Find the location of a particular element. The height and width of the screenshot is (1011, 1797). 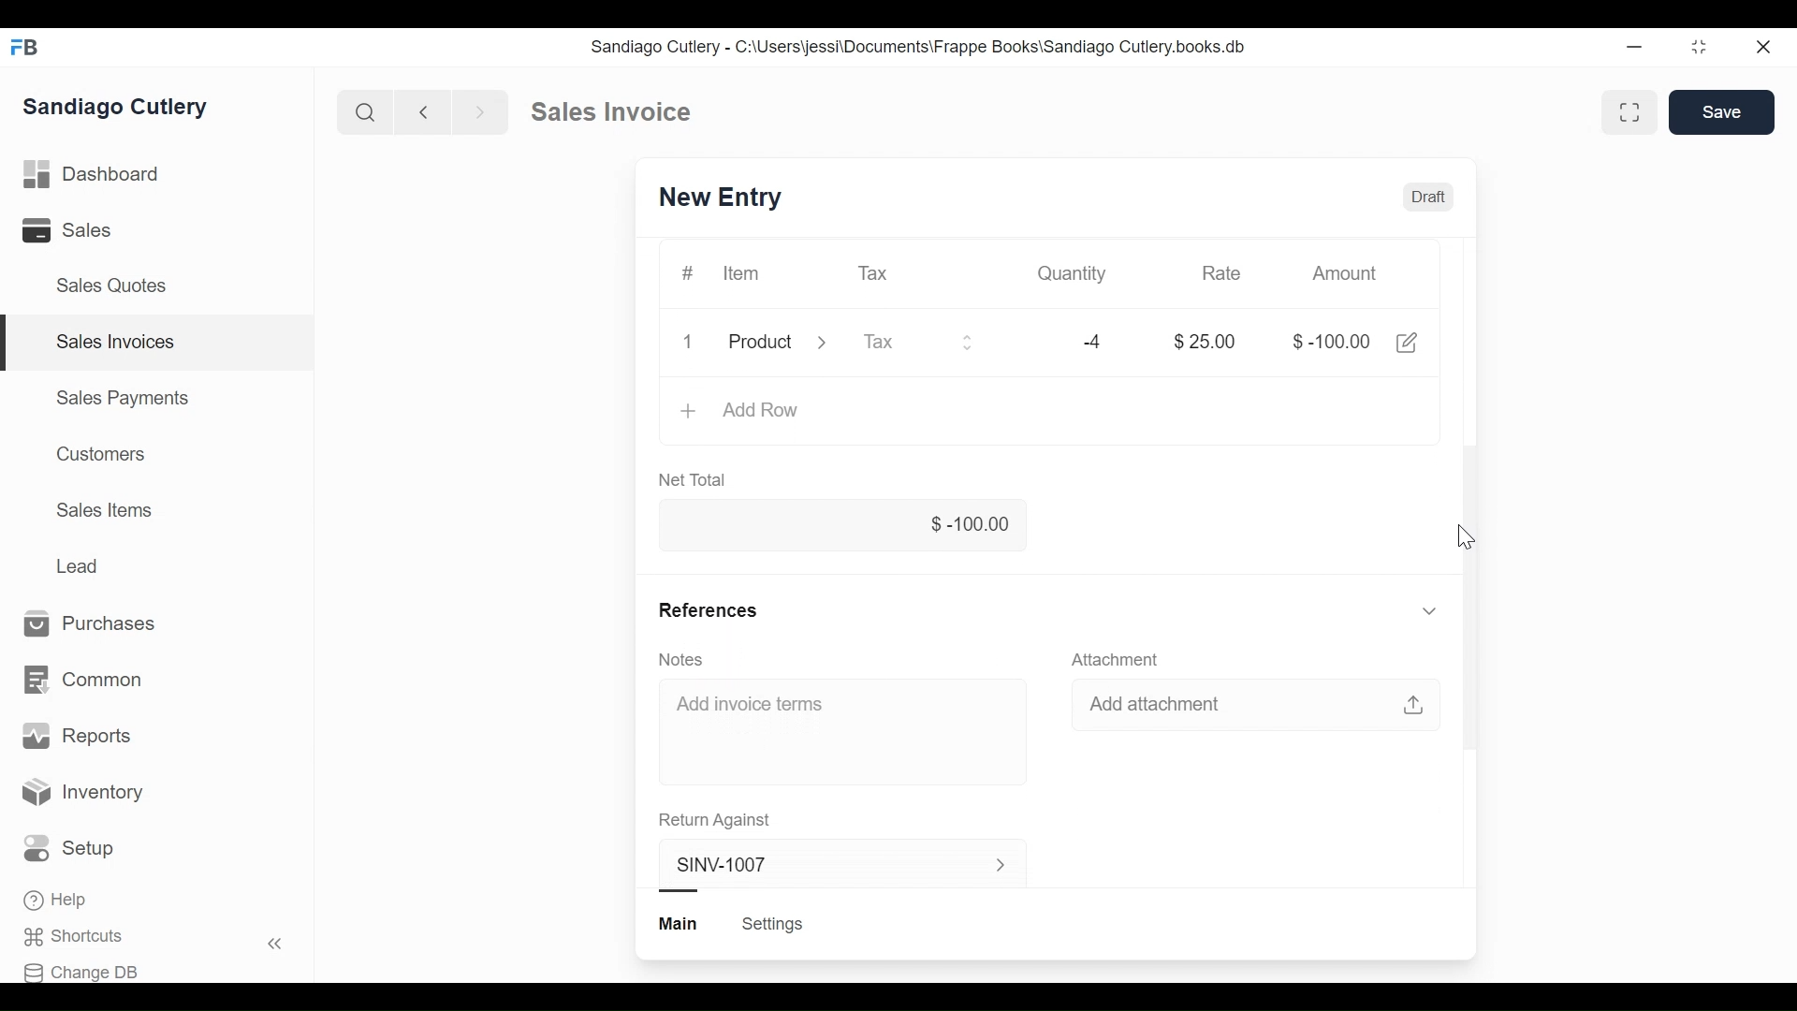

Sales invoice is located at coordinates (610, 112).